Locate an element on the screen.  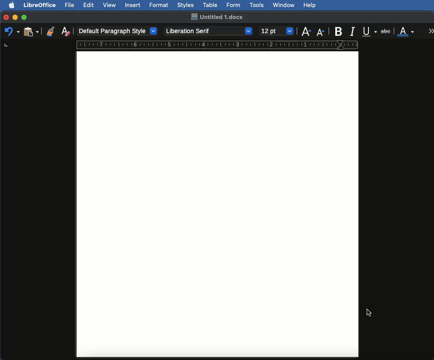
Size is located at coordinates (277, 31).